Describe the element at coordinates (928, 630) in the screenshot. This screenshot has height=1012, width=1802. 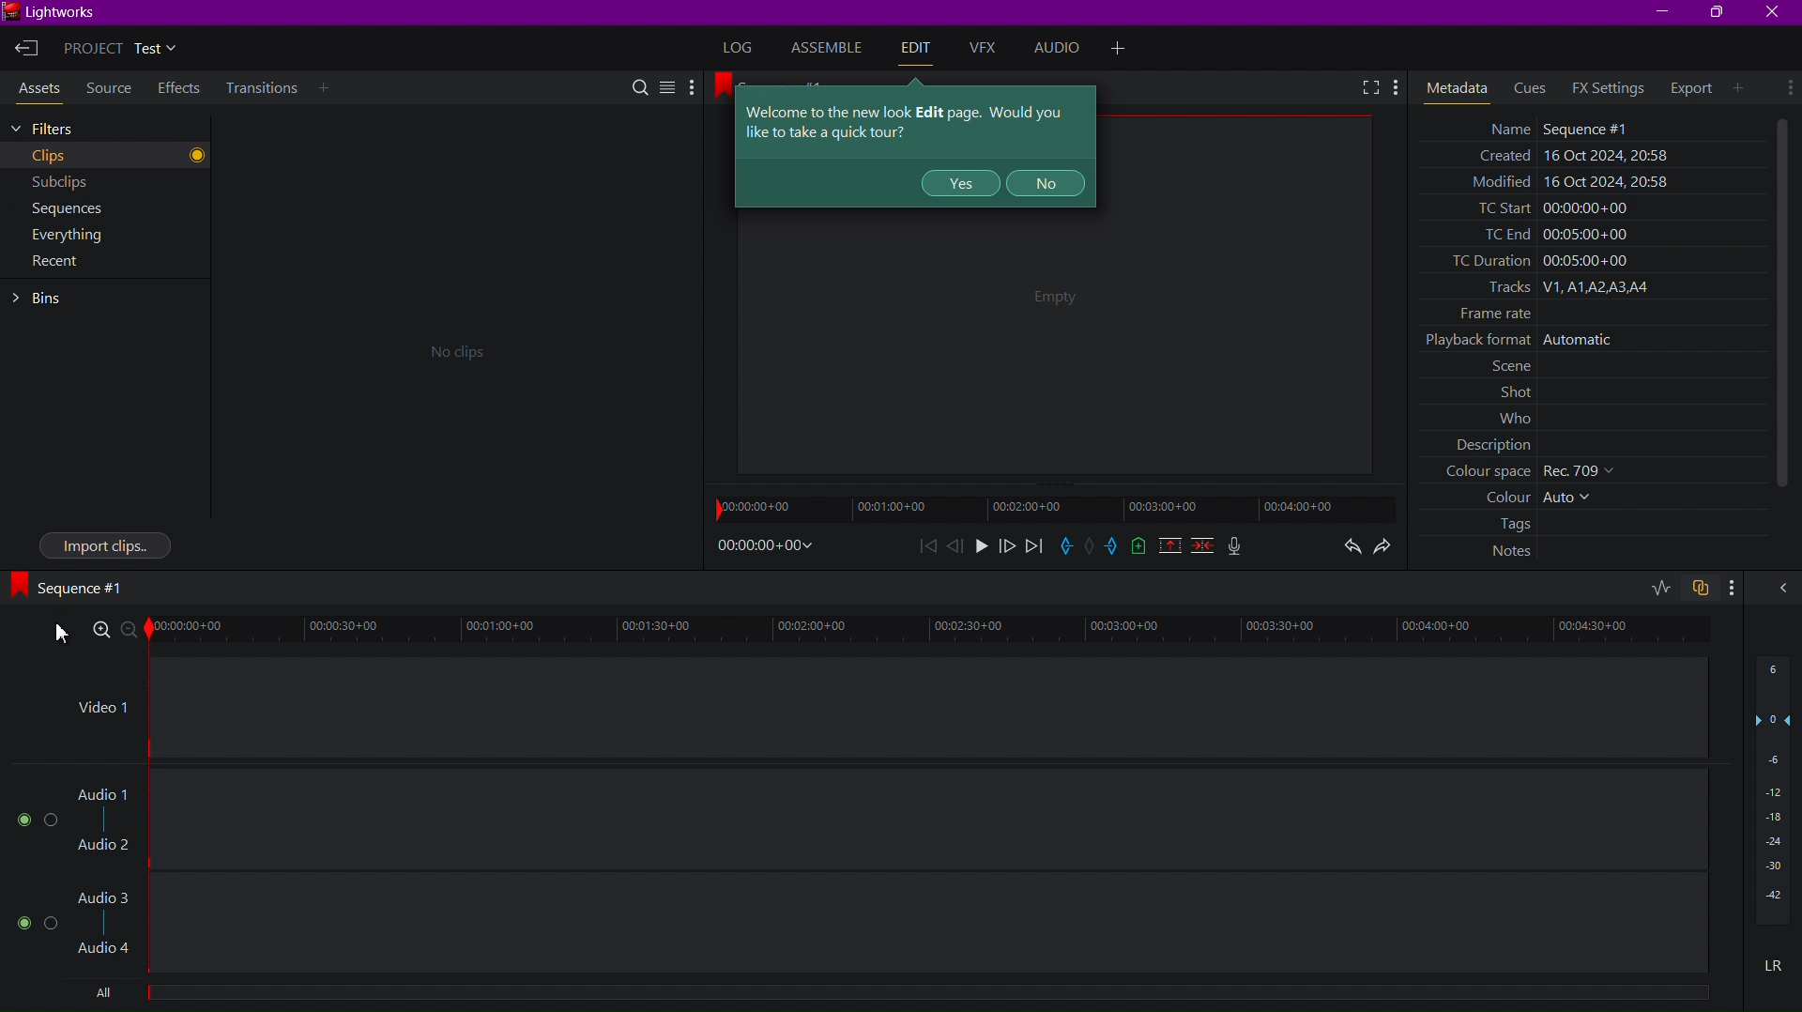
I see `Timeline` at that location.